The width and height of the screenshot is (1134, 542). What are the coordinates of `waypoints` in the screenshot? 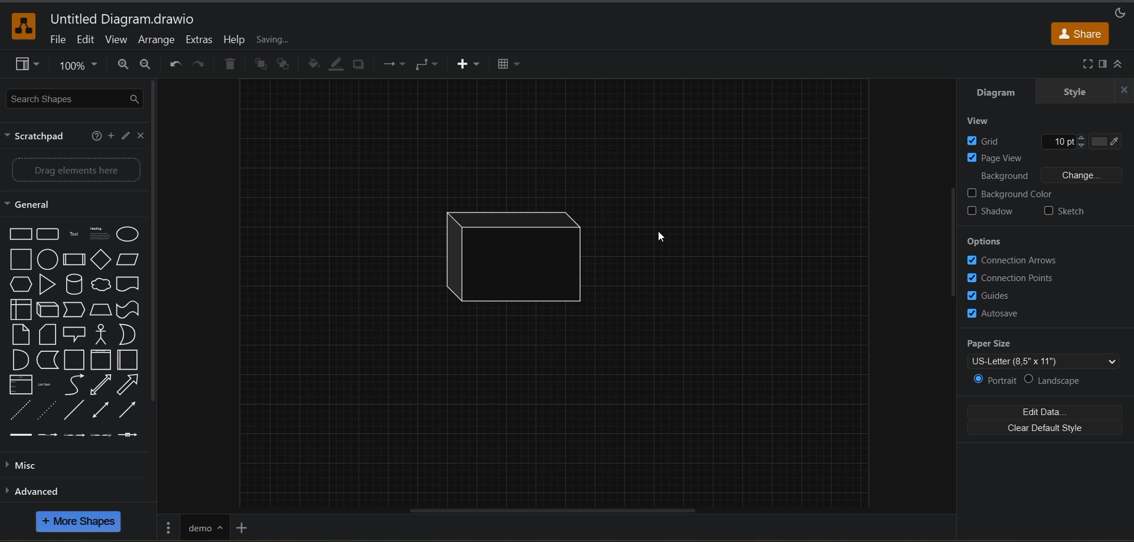 It's located at (429, 65).